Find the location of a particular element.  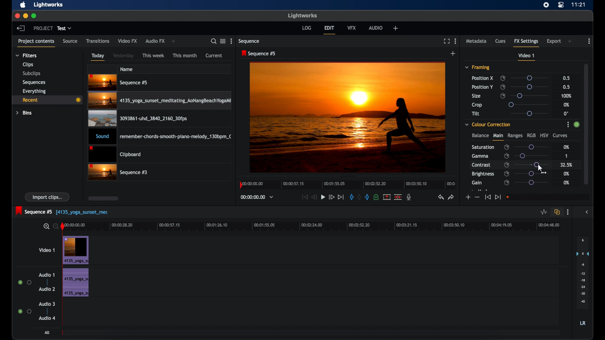

slider is located at coordinates (529, 113).